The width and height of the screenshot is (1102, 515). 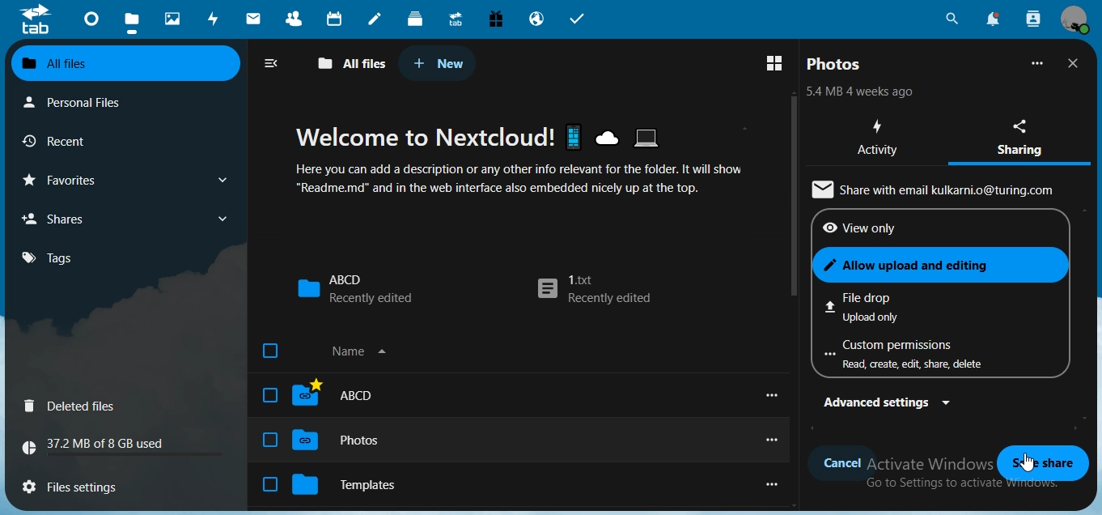 What do you see at coordinates (93, 23) in the screenshot?
I see `dashboard` at bounding box center [93, 23].